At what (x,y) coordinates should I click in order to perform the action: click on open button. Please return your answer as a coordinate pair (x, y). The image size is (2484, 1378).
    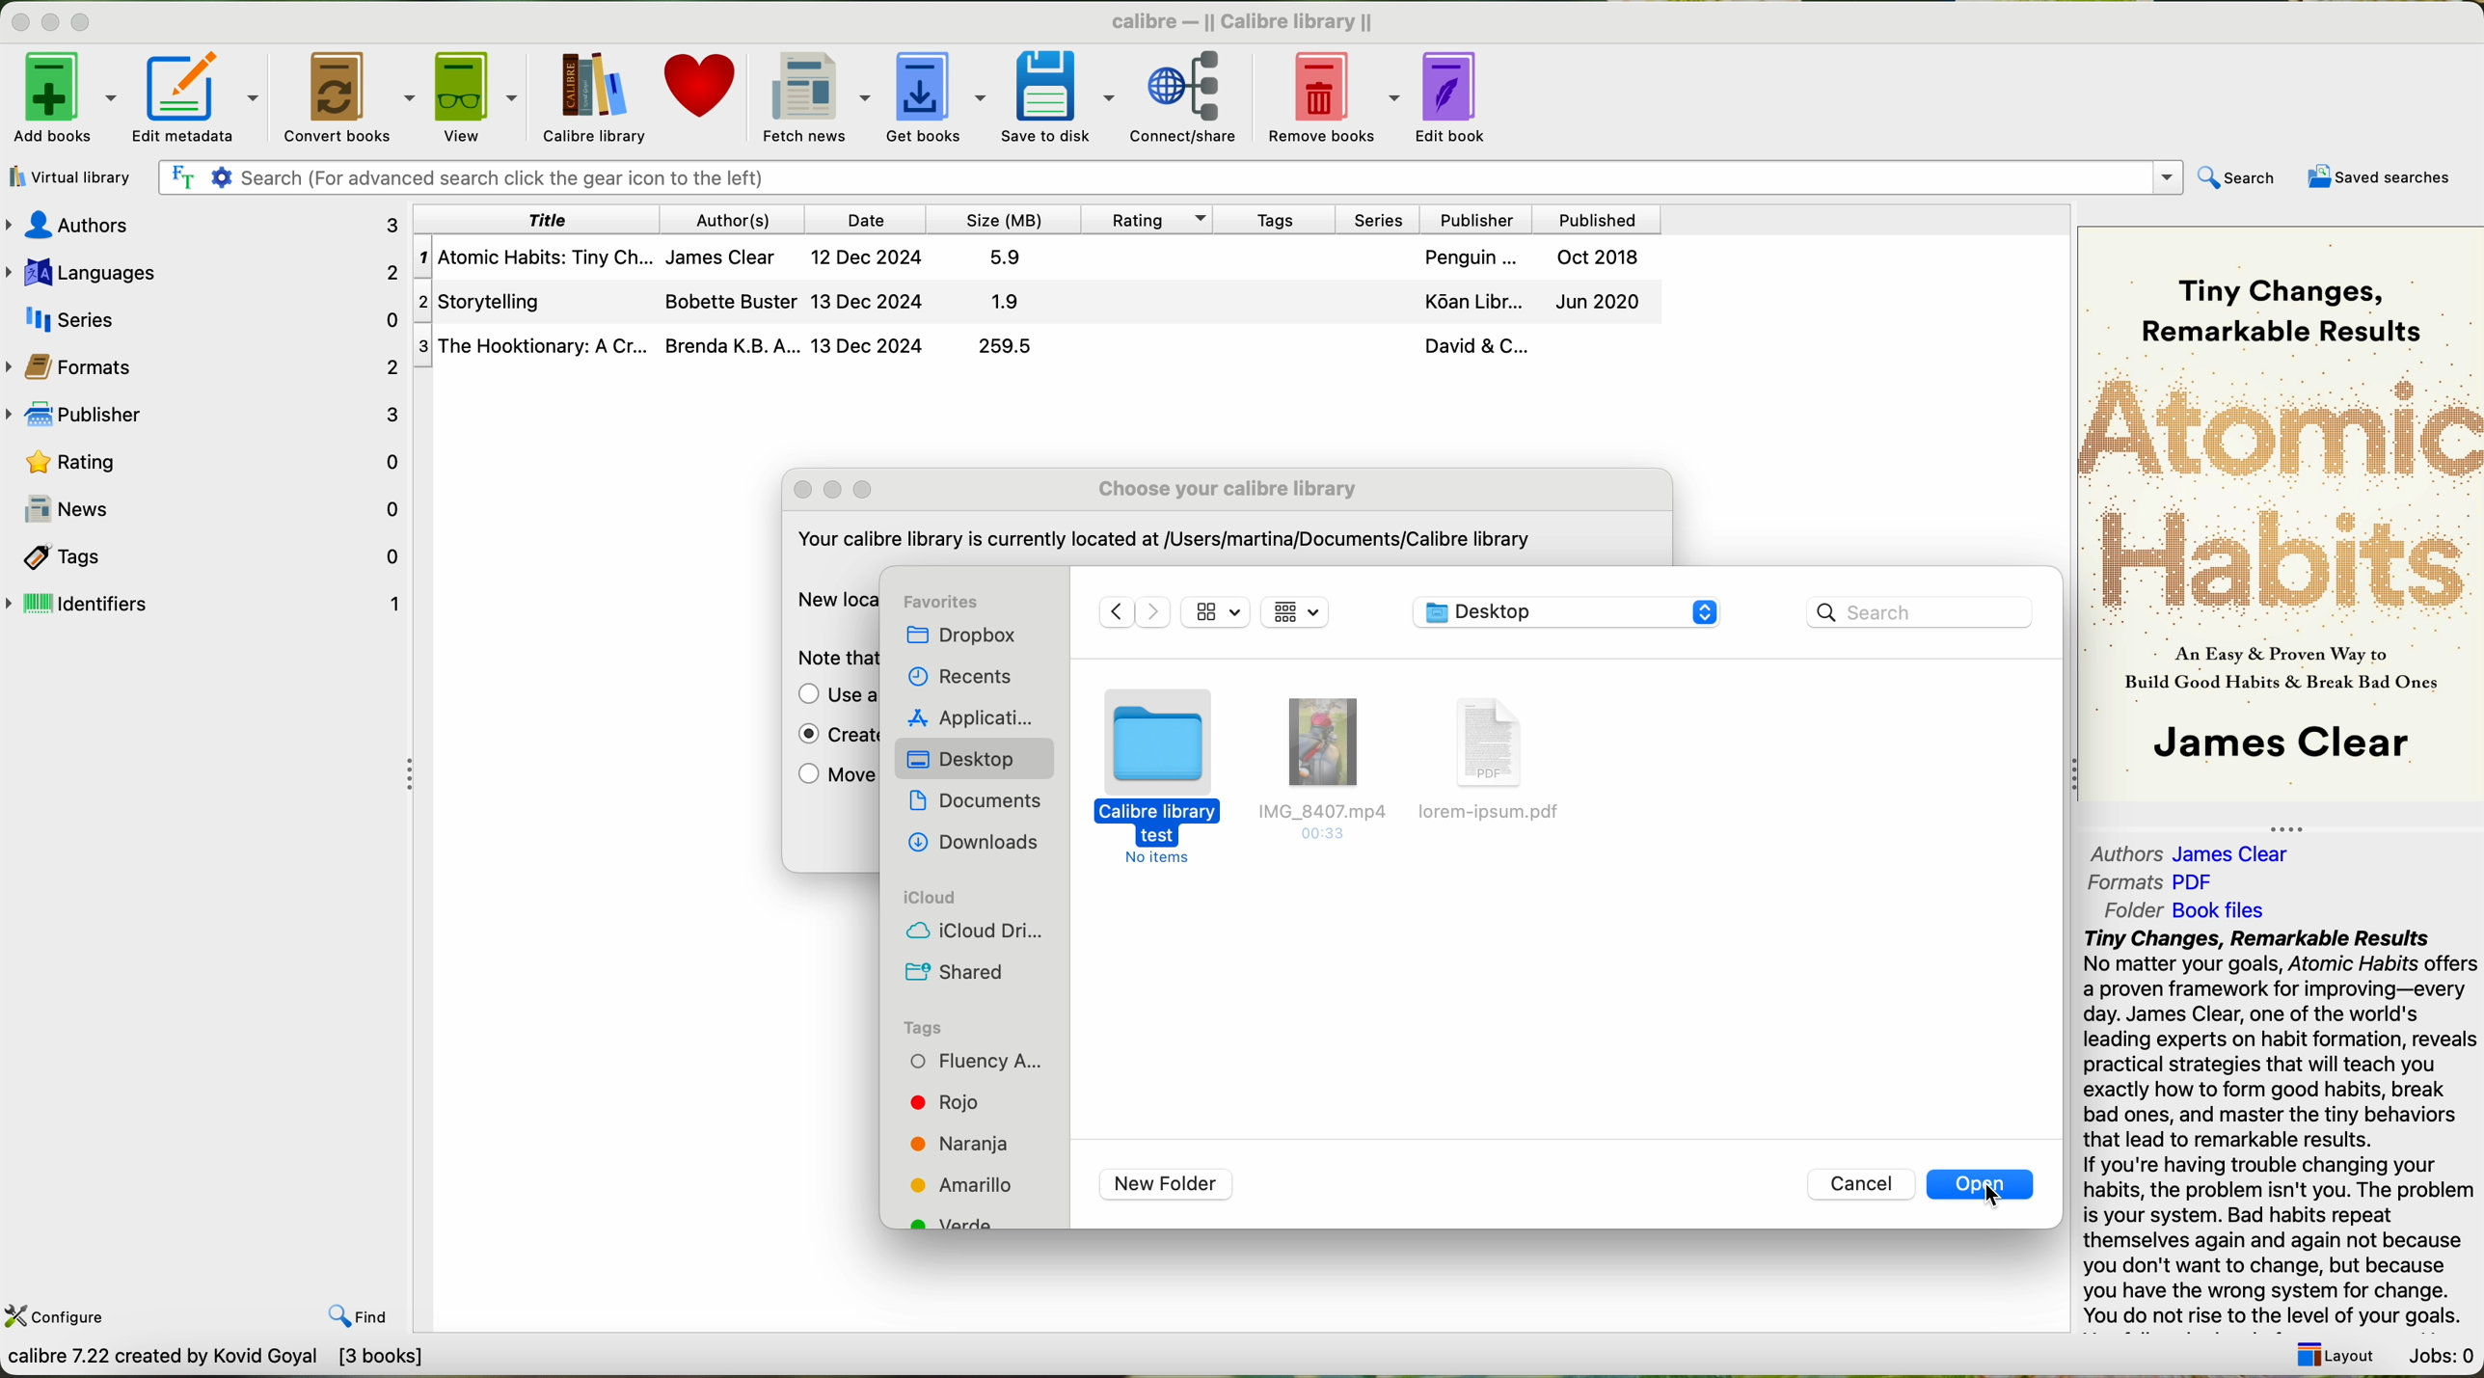
    Looking at the image, I should click on (1983, 1184).